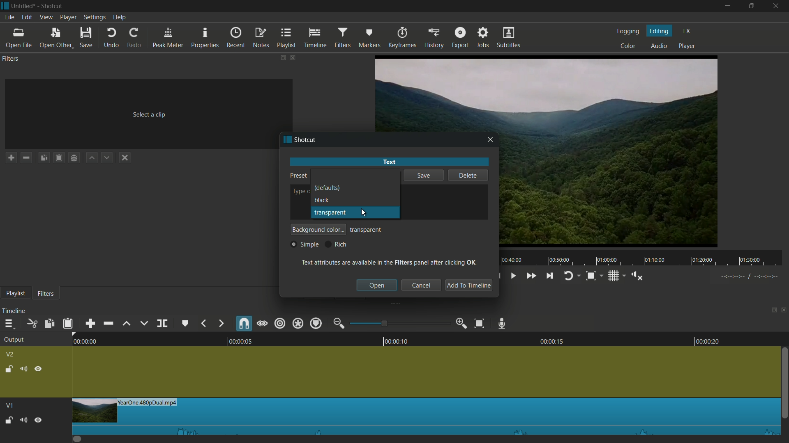  What do you see at coordinates (262, 37) in the screenshot?
I see `notes` at bounding box center [262, 37].